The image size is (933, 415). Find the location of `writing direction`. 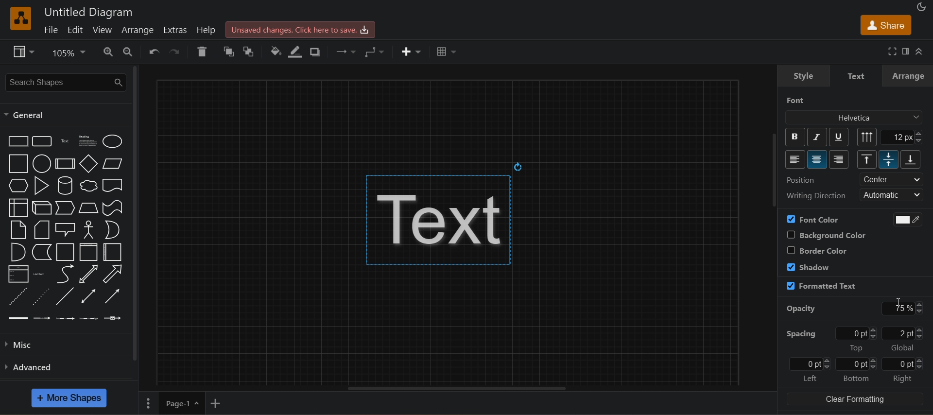

writing direction is located at coordinates (815, 195).